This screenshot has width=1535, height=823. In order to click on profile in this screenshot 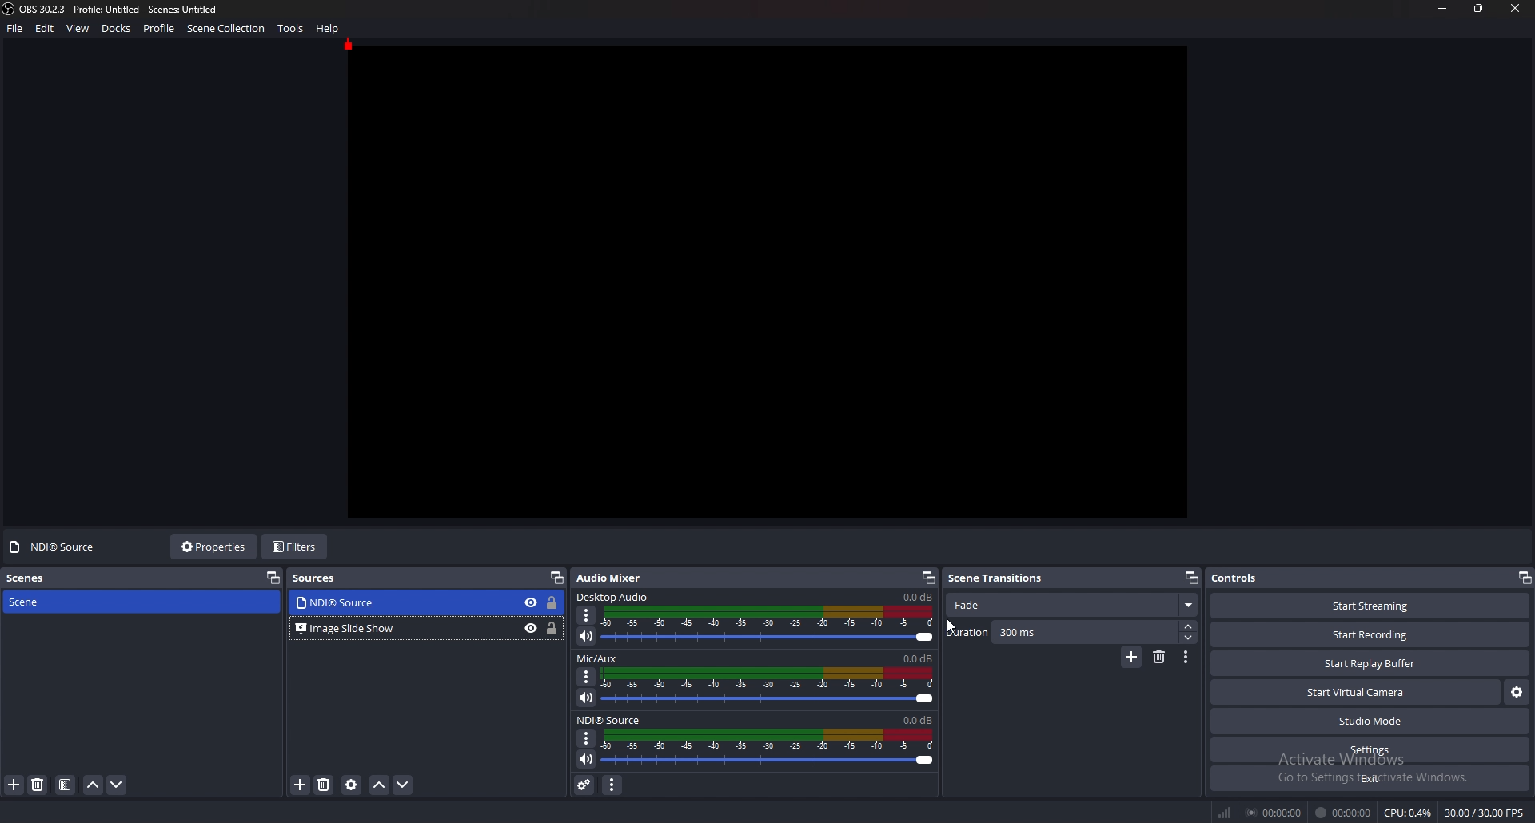, I will do `click(159, 28)`.